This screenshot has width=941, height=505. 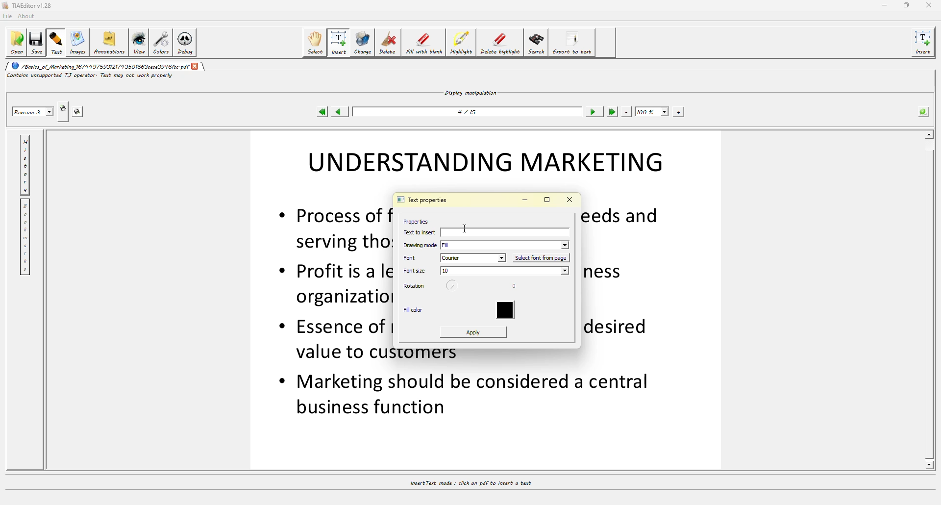 What do you see at coordinates (57, 42) in the screenshot?
I see `text` at bounding box center [57, 42].